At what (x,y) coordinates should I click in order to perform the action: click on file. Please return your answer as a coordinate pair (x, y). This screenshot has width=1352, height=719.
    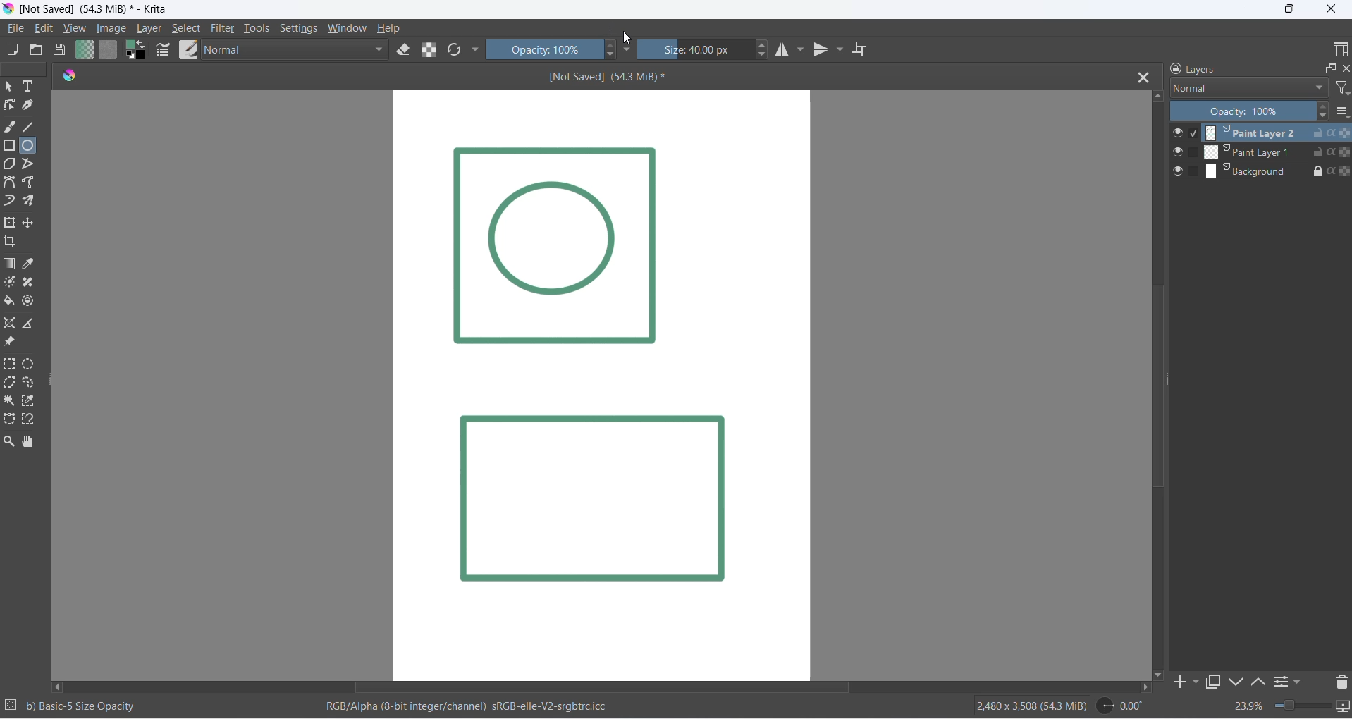
    Looking at the image, I should click on (16, 30).